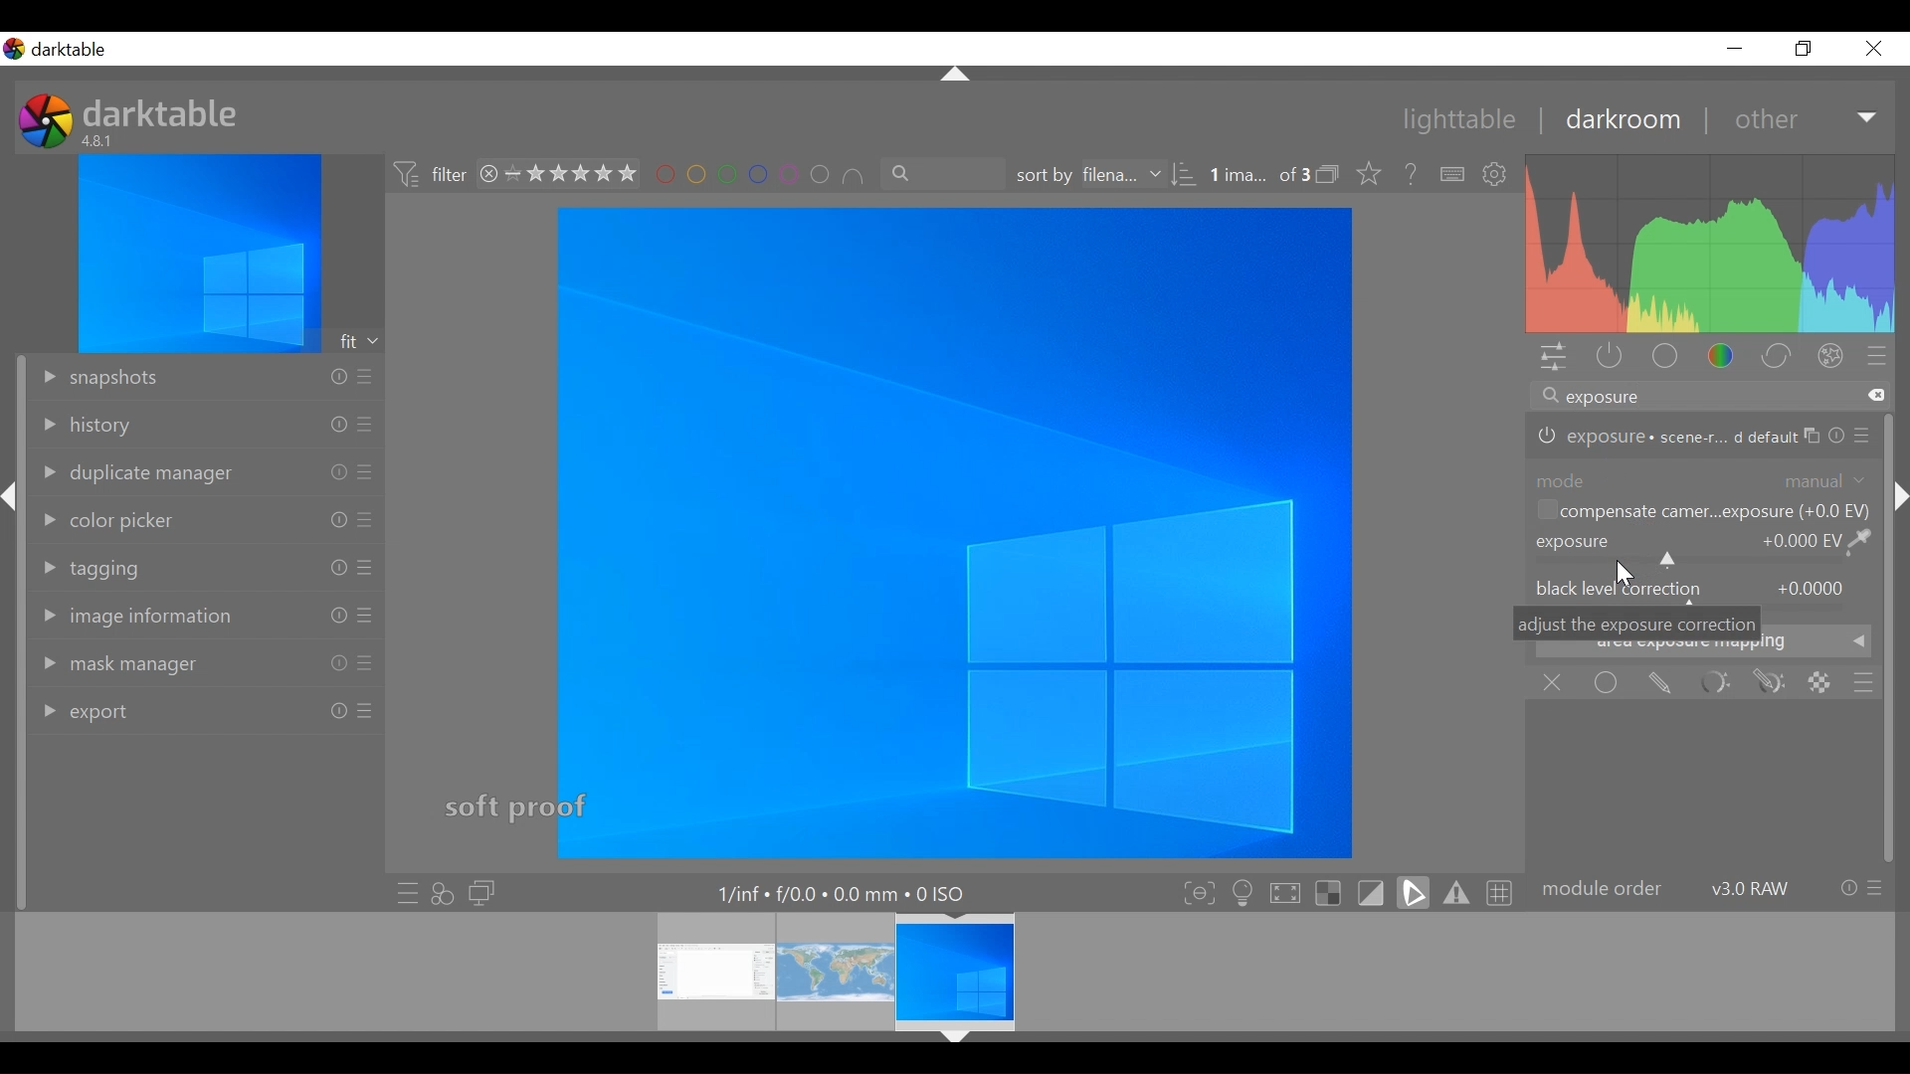 This screenshot has width=1910, height=1074. What do you see at coordinates (338, 663) in the screenshot?
I see `info` at bounding box center [338, 663].